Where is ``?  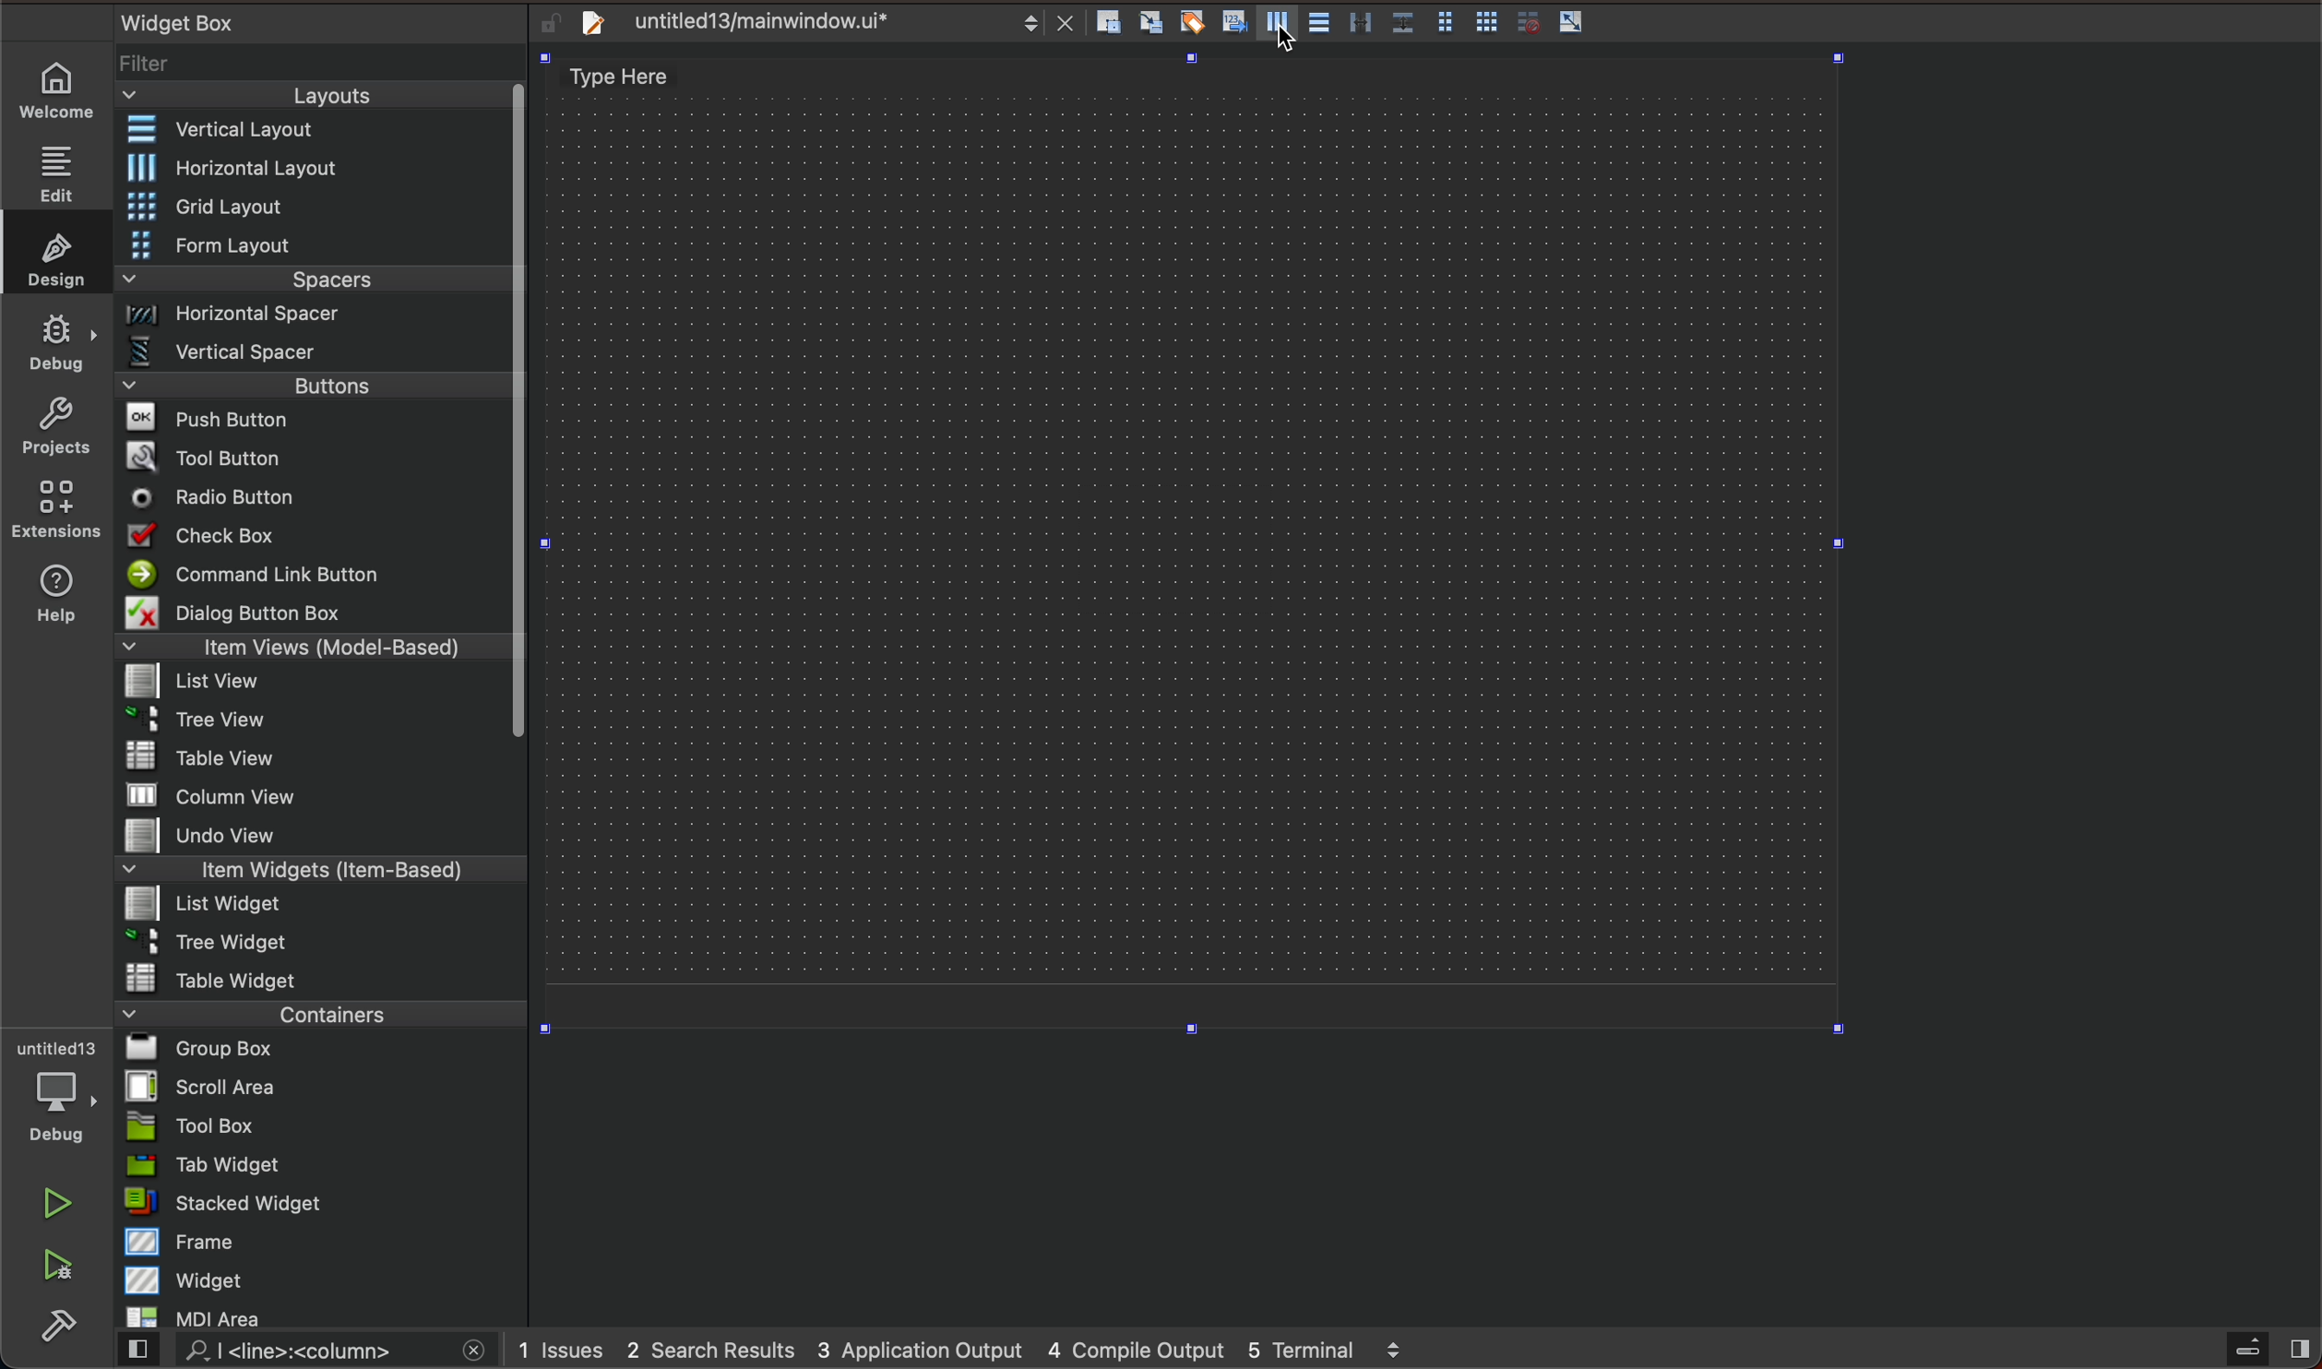  is located at coordinates (1402, 21).